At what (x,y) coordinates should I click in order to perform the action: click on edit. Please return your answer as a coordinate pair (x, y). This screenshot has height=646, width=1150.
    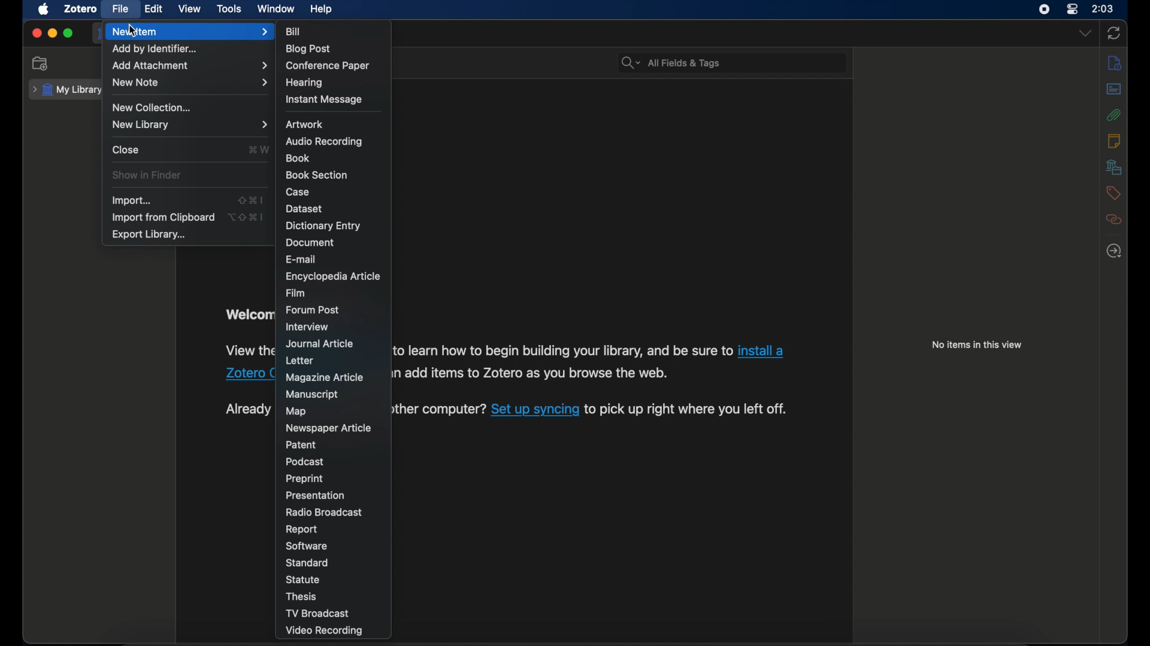
    Looking at the image, I should click on (153, 10).